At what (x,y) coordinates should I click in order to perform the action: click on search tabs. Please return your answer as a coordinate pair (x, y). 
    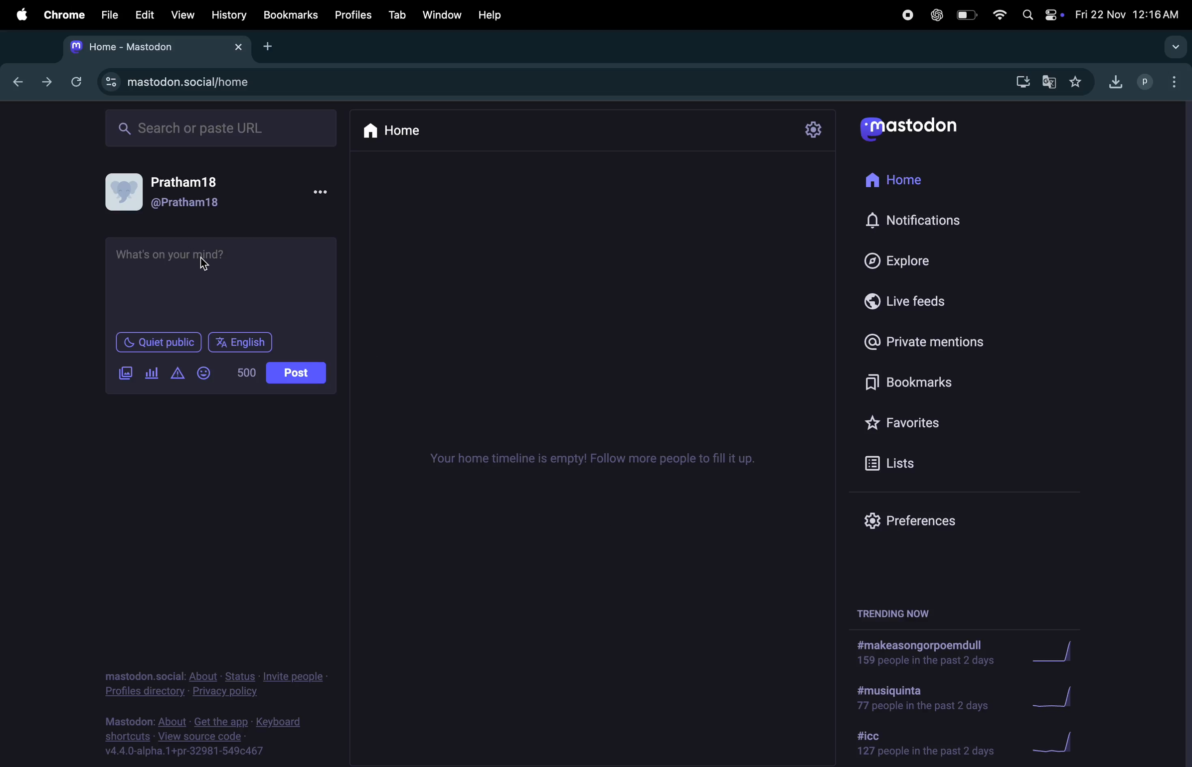
    Looking at the image, I should click on (1172, 48).